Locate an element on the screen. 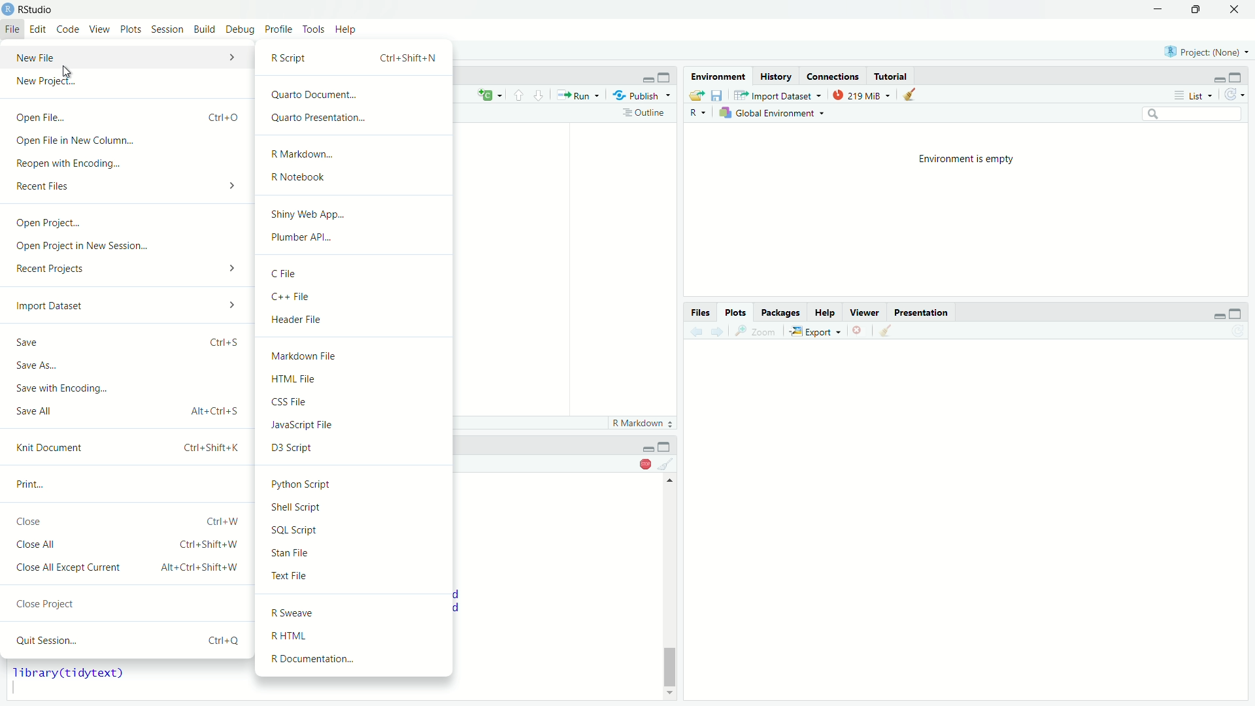 This screenshot has width=1255, height=706. presentation is located at coordinates (922, 312).